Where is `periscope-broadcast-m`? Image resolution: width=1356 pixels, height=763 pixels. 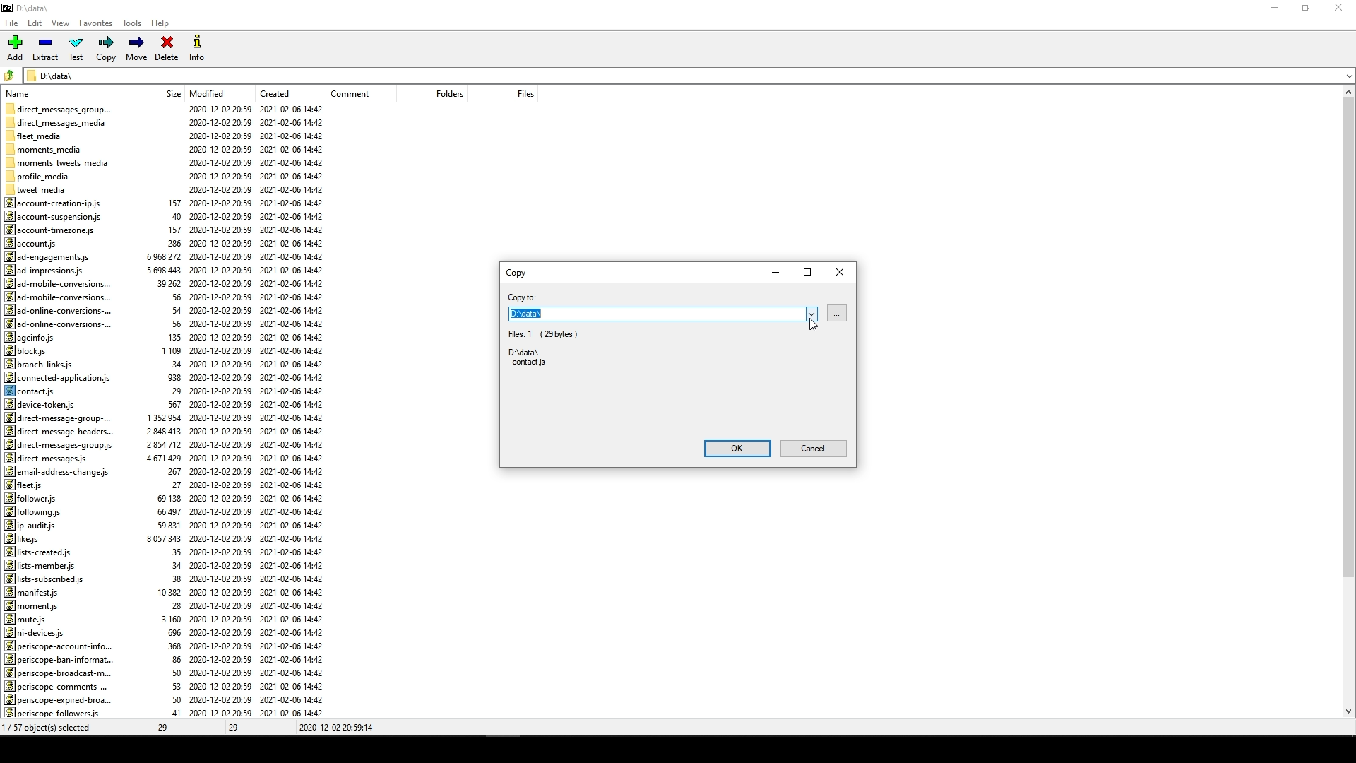
periscope-broadcast-m is located at coordinates (56, 673).